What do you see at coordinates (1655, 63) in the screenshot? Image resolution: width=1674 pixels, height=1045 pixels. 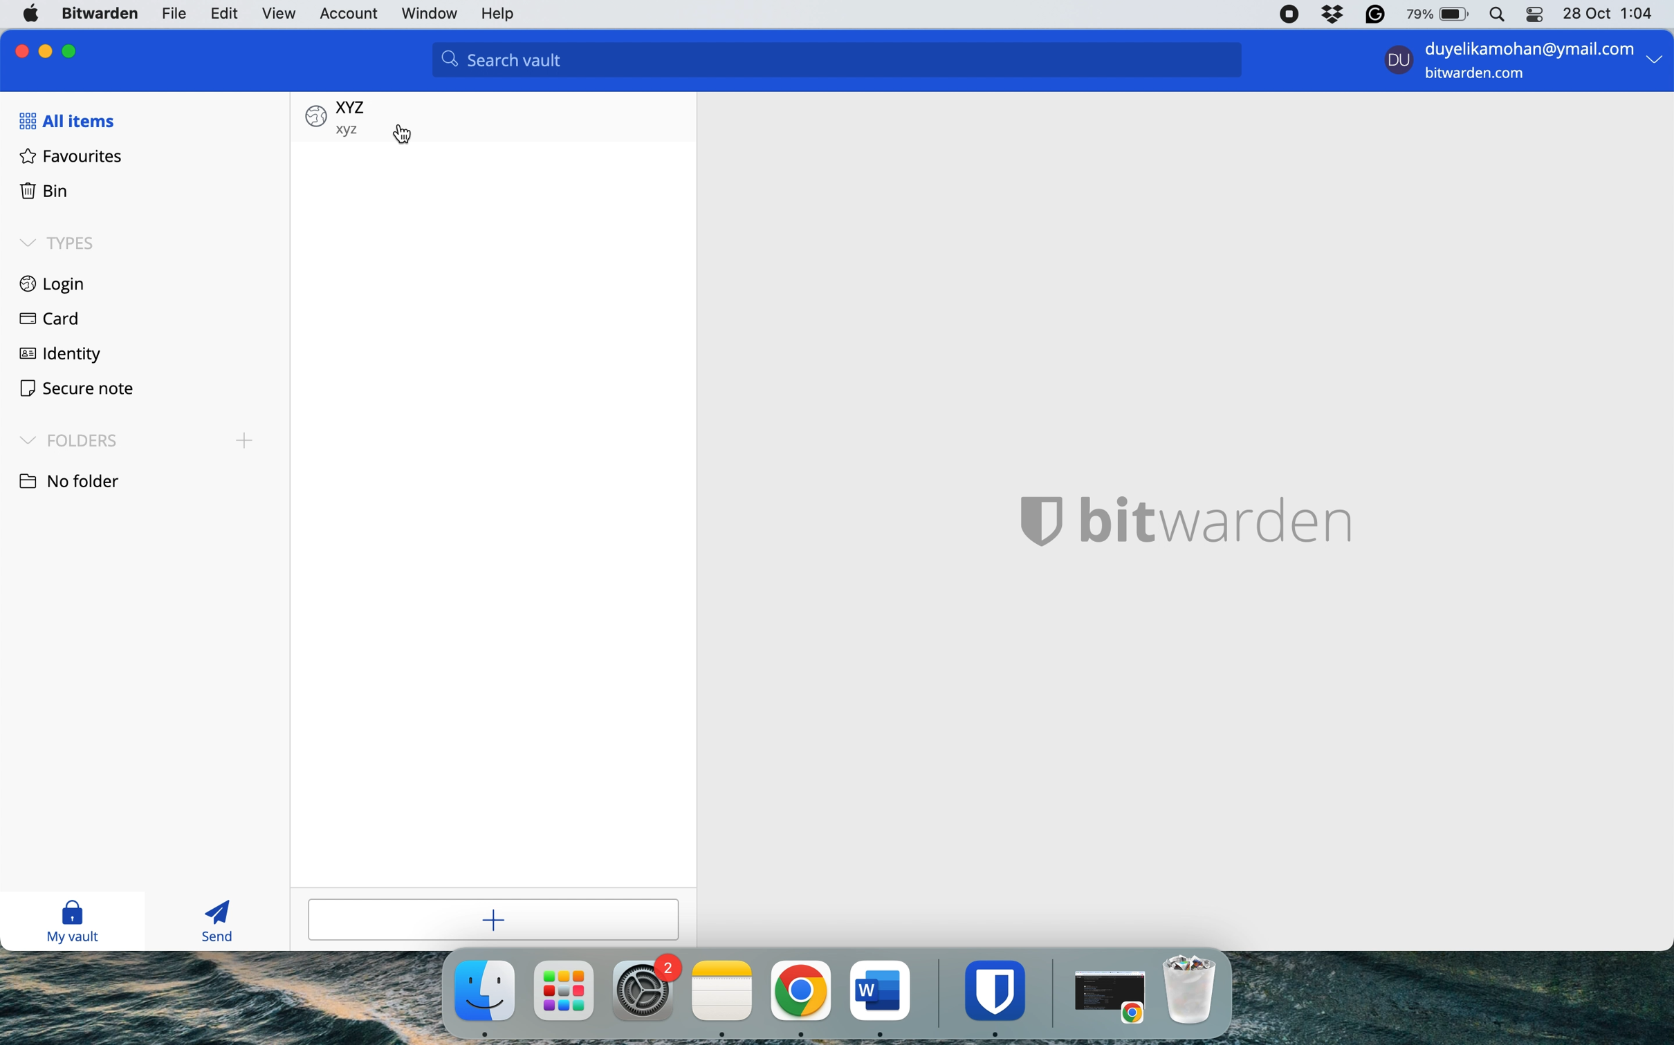 I see `more option` at bounding box center [1655, 63].